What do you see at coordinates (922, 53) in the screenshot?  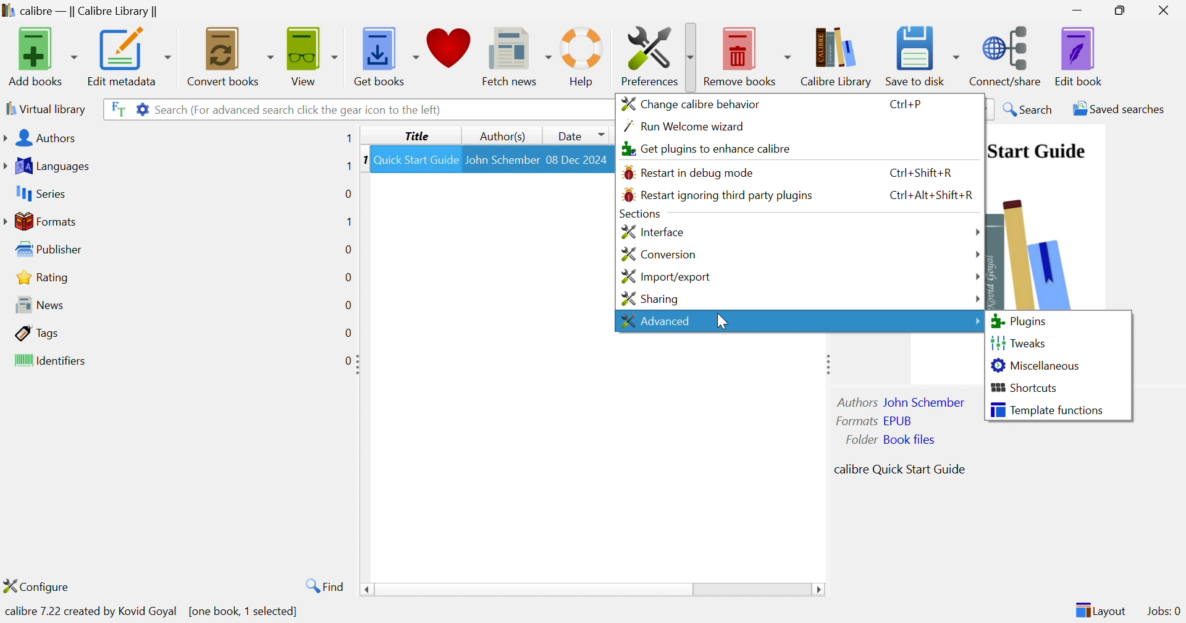 I see `Save to disk` at bounding box center [922, 53].